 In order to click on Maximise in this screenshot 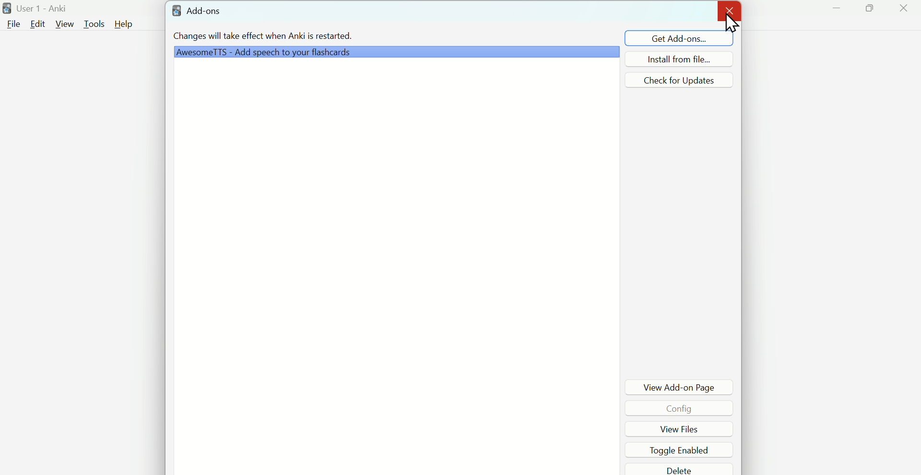, I will do `click(874, 13)`.